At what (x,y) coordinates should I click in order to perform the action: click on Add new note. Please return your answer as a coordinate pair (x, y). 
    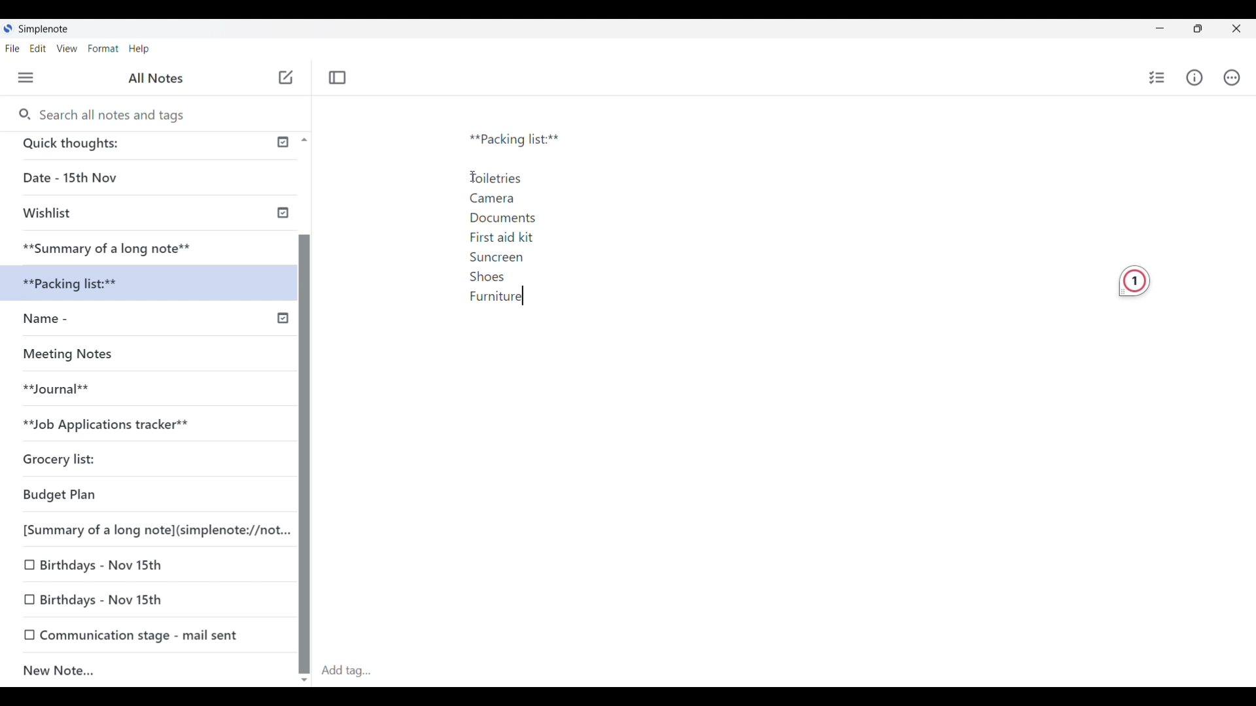
    Looking at the image, I should click on (286, 77).